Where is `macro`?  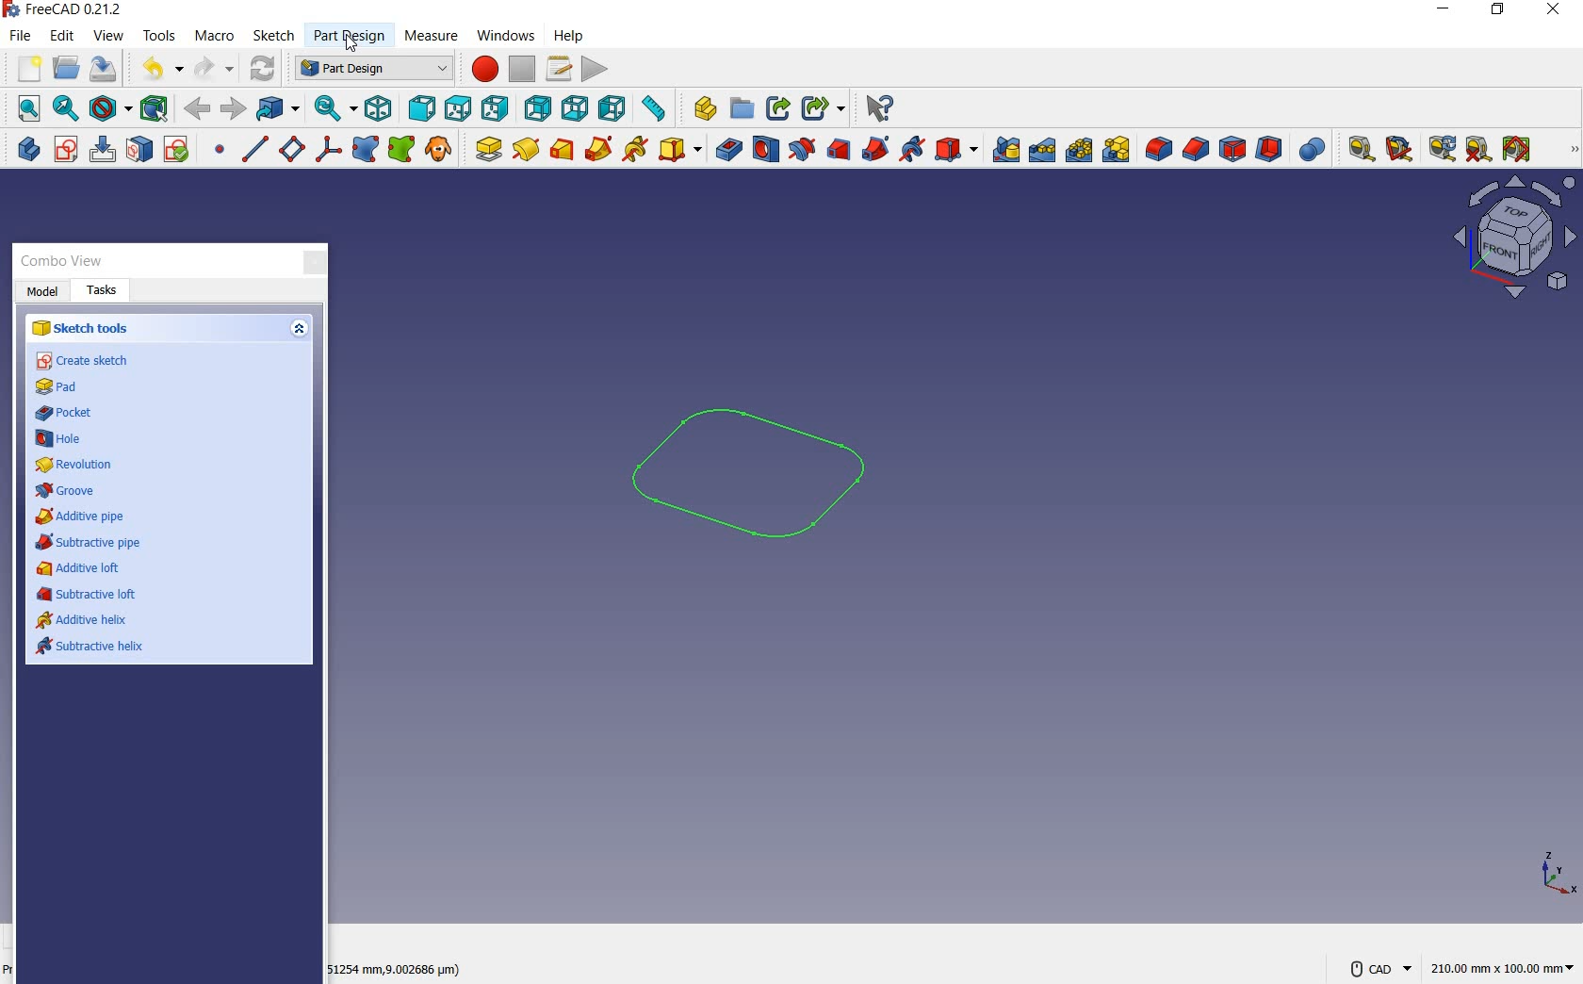
macro is located at coordinates (216, 35).